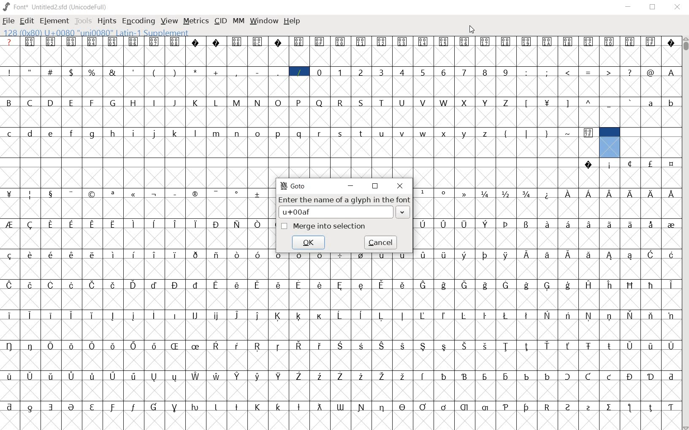 The image size is (689, 430). Describe the element at coordinates (610, 103) in the screenshot. I see `_` at that location.